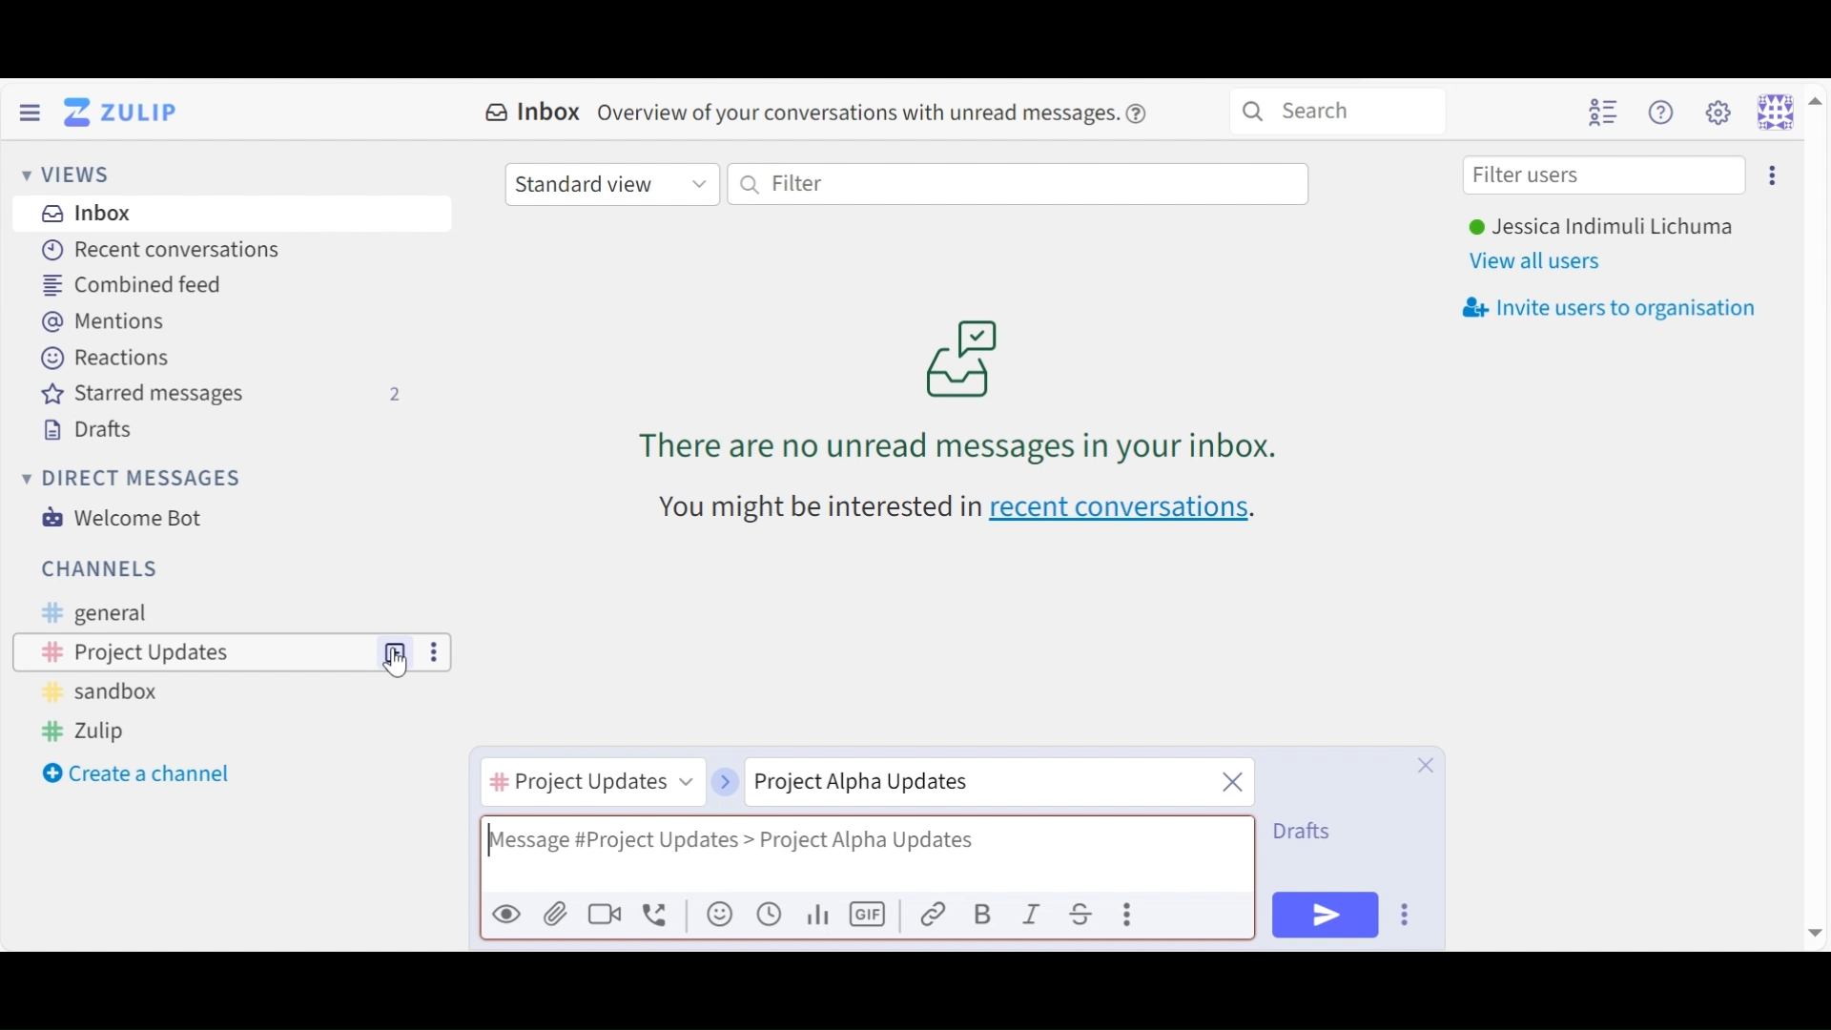  I want to click on Personal menu, so click(1787, 111).